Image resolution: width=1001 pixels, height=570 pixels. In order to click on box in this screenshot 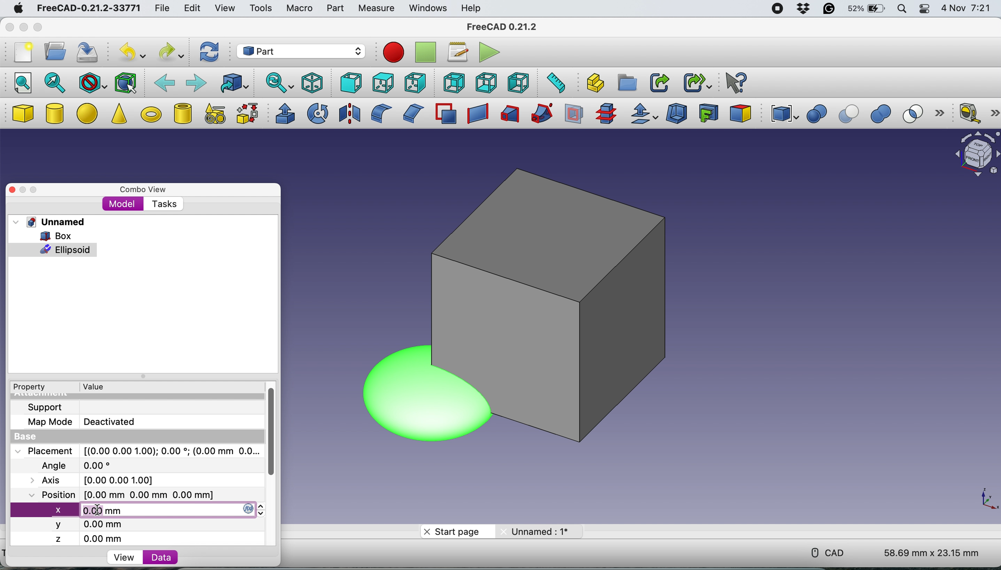, I will do `click(22, 114)`.